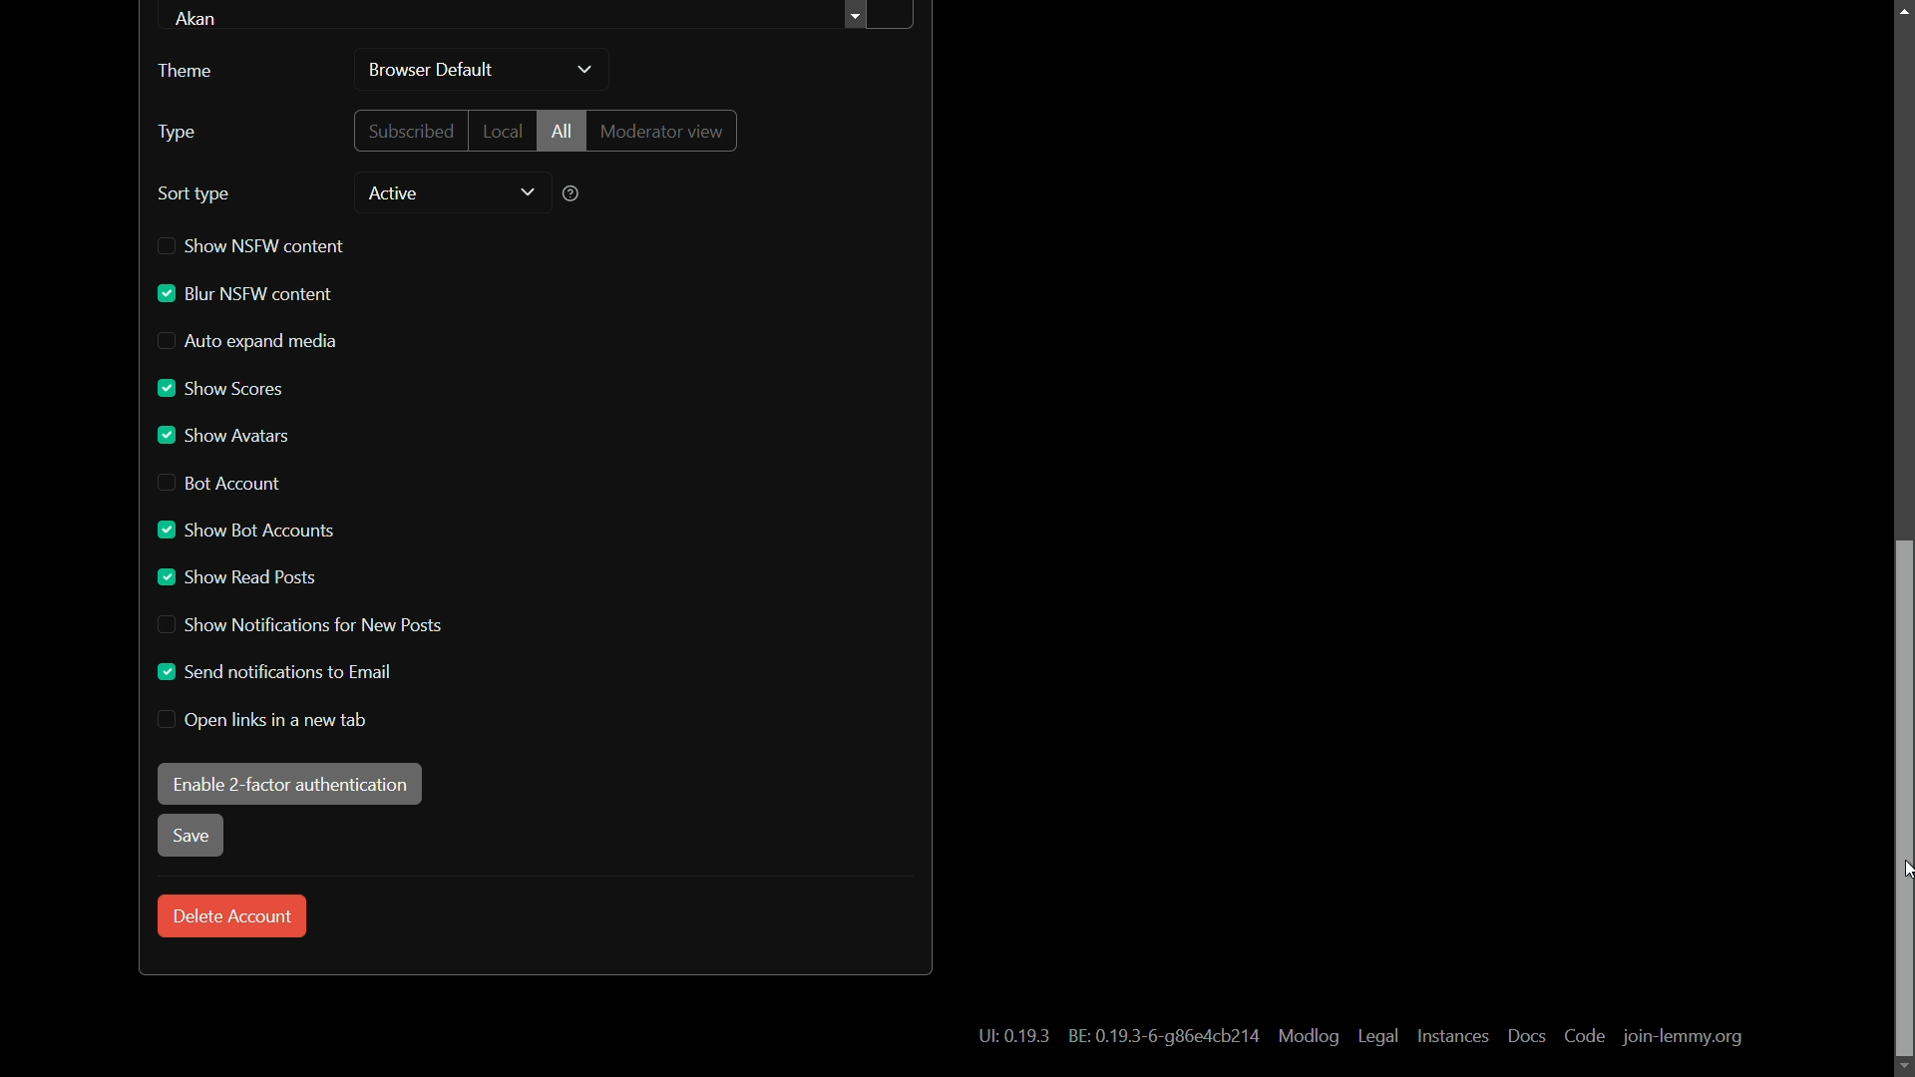  Describe the element at coordinates (185, 71) in the screenshot. I see `theme` at that location.